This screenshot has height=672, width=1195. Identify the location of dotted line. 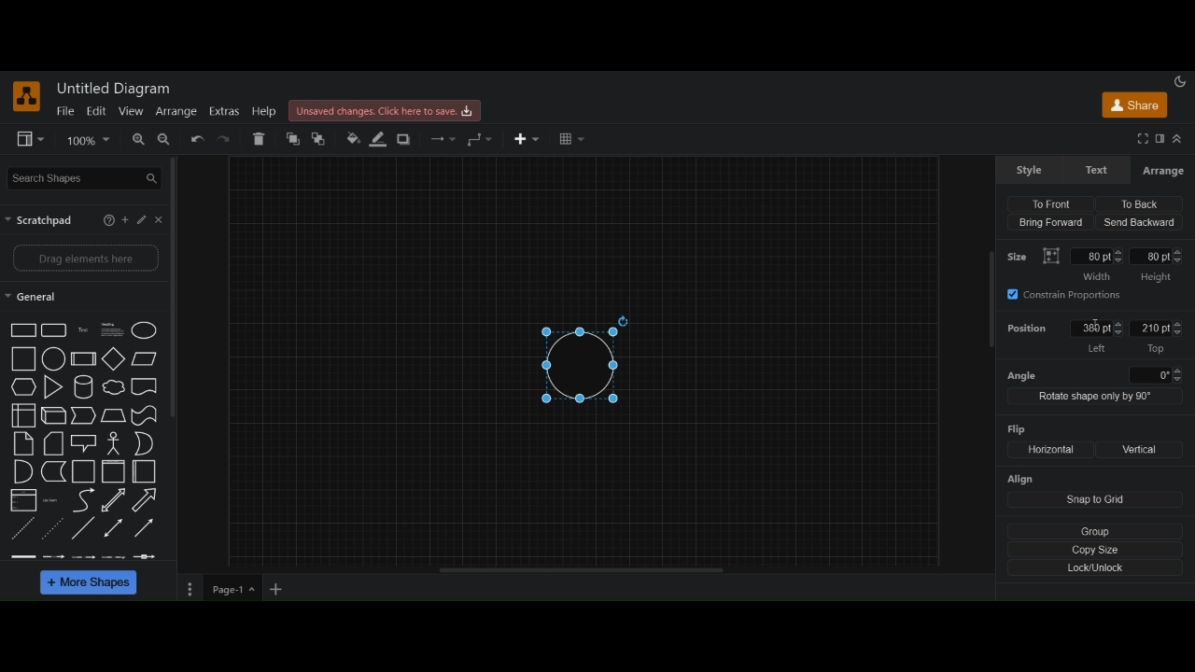
(54, 526).